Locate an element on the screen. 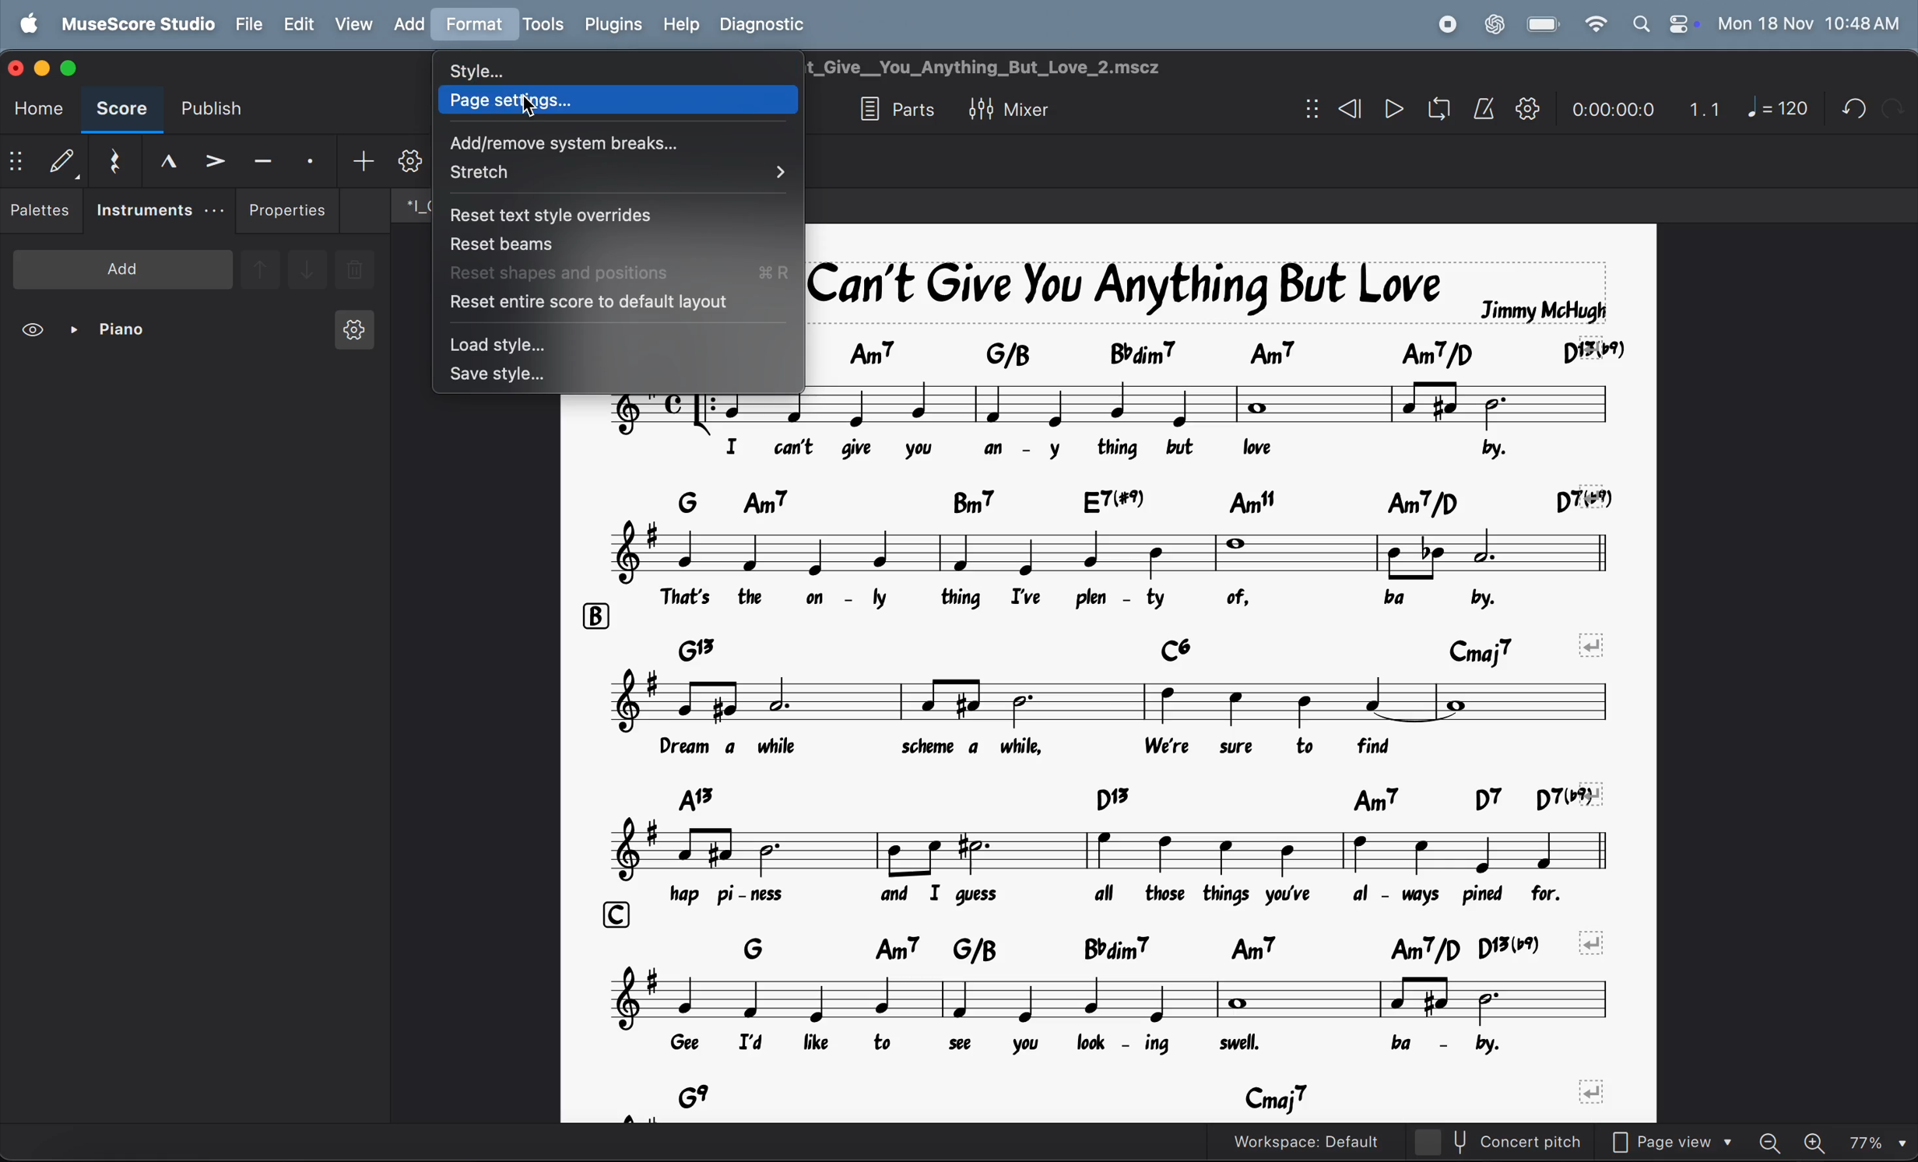 The image size is (1918, 1162). date and time is located at coordinates (1809, 23).